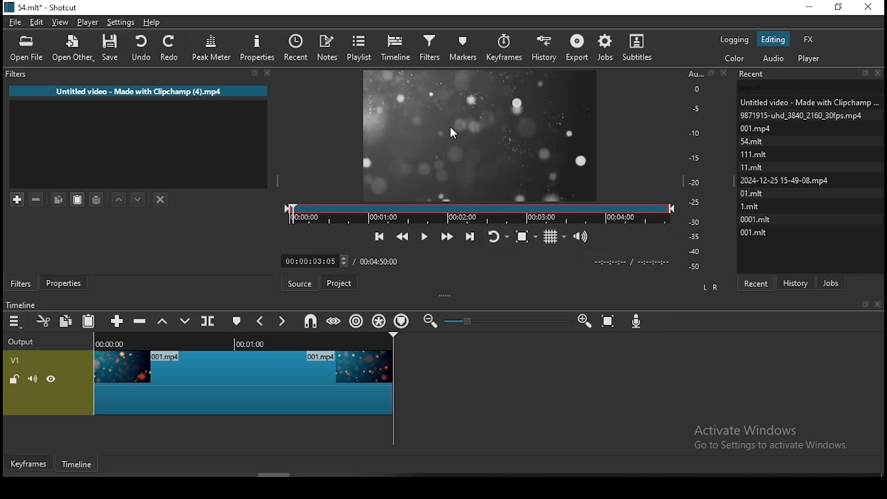 The width and height of the screenshot is (887, 499). I want to click on video track 1, so click(245, 383).